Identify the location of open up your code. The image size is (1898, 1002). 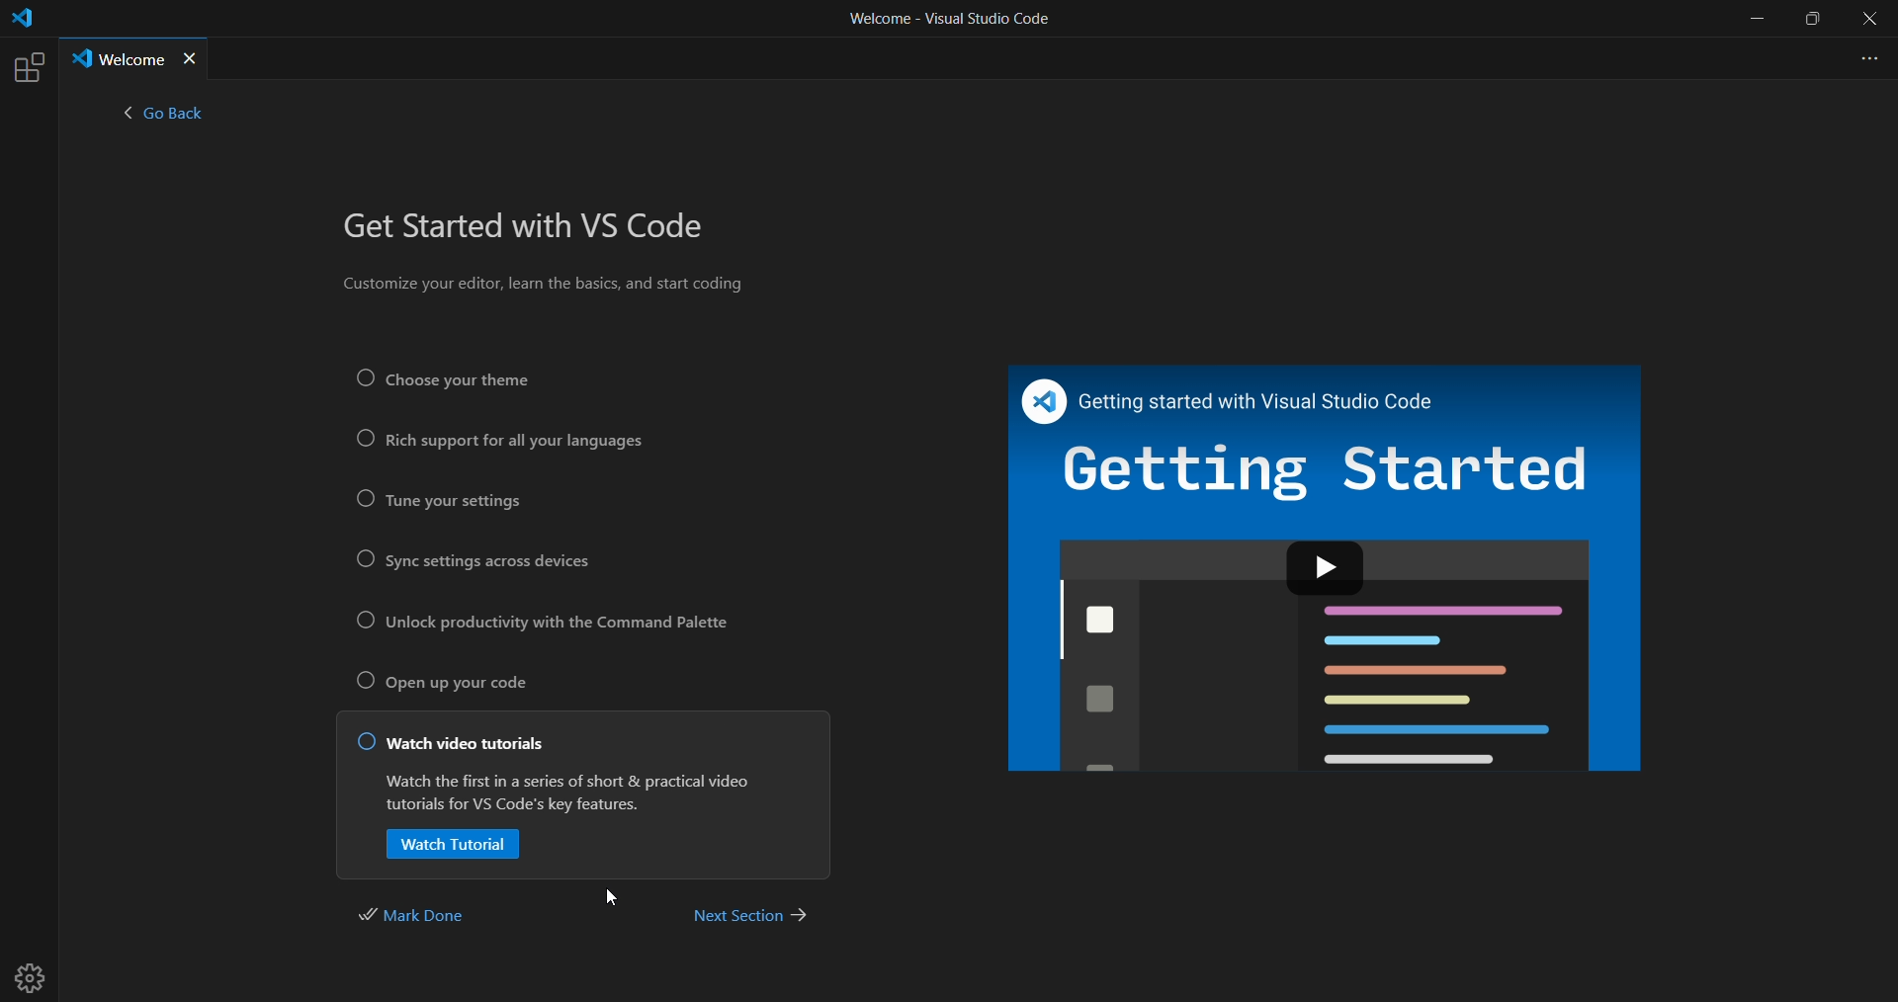
(447, 683).